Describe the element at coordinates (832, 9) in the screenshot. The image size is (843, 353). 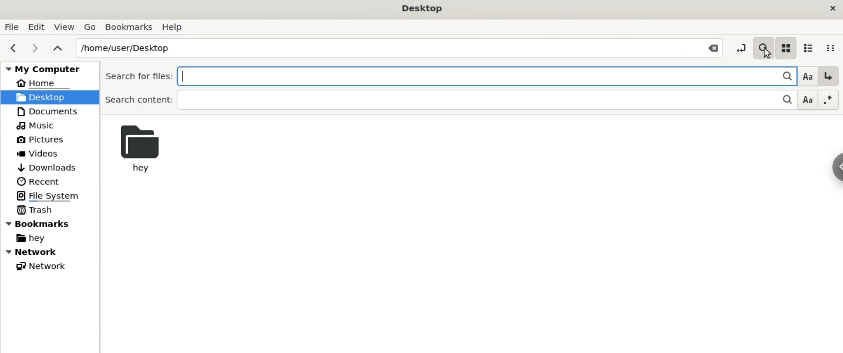
I see `close` at that location.